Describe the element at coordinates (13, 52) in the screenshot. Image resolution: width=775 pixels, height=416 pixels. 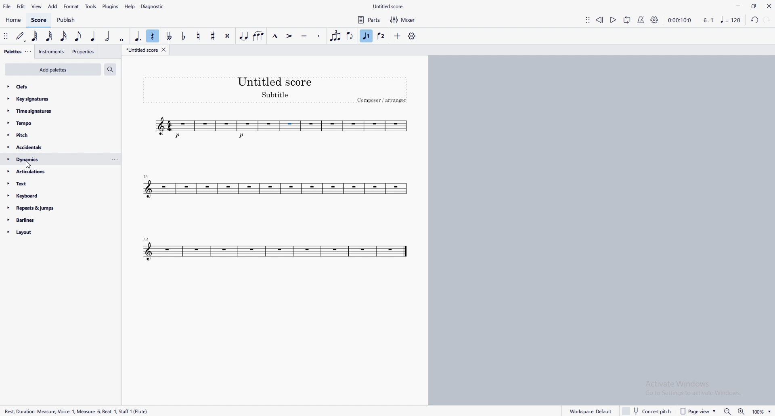
I see `palettes` at that location.